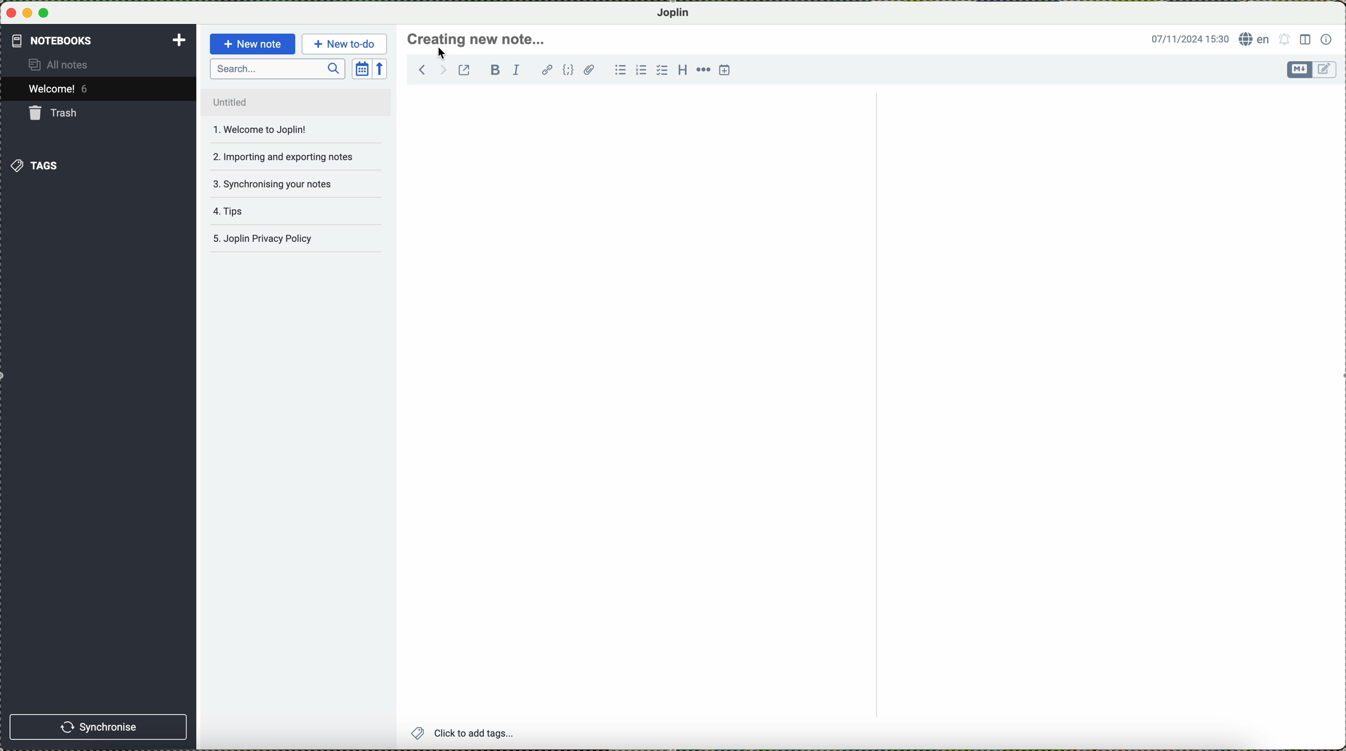  Describe the element at coordinates (495, 69) in the screenshot. I see `bold` at that location.